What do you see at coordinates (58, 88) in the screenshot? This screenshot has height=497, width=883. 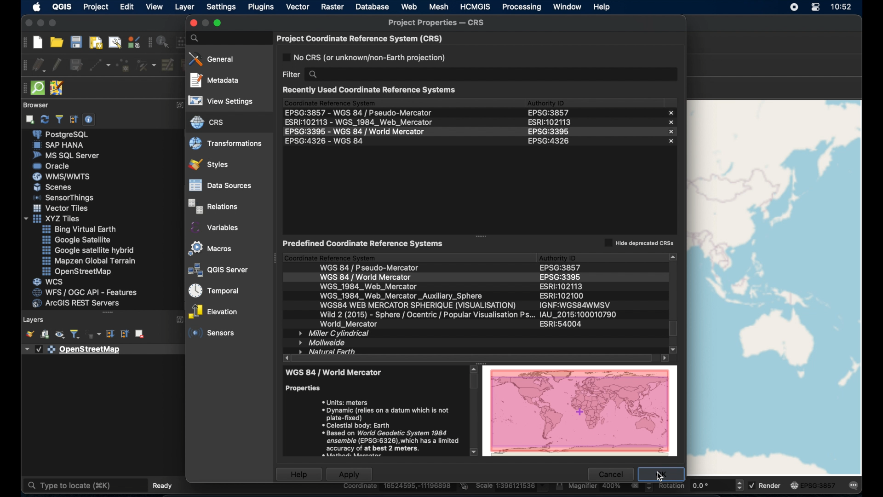 I see `JSOM remote` at bounding box center [58, 88].